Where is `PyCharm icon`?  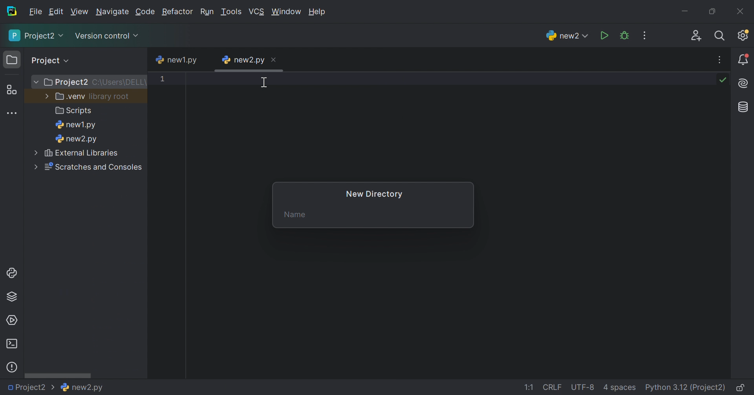
PyCharm icon is located at coordinates (10, 11).